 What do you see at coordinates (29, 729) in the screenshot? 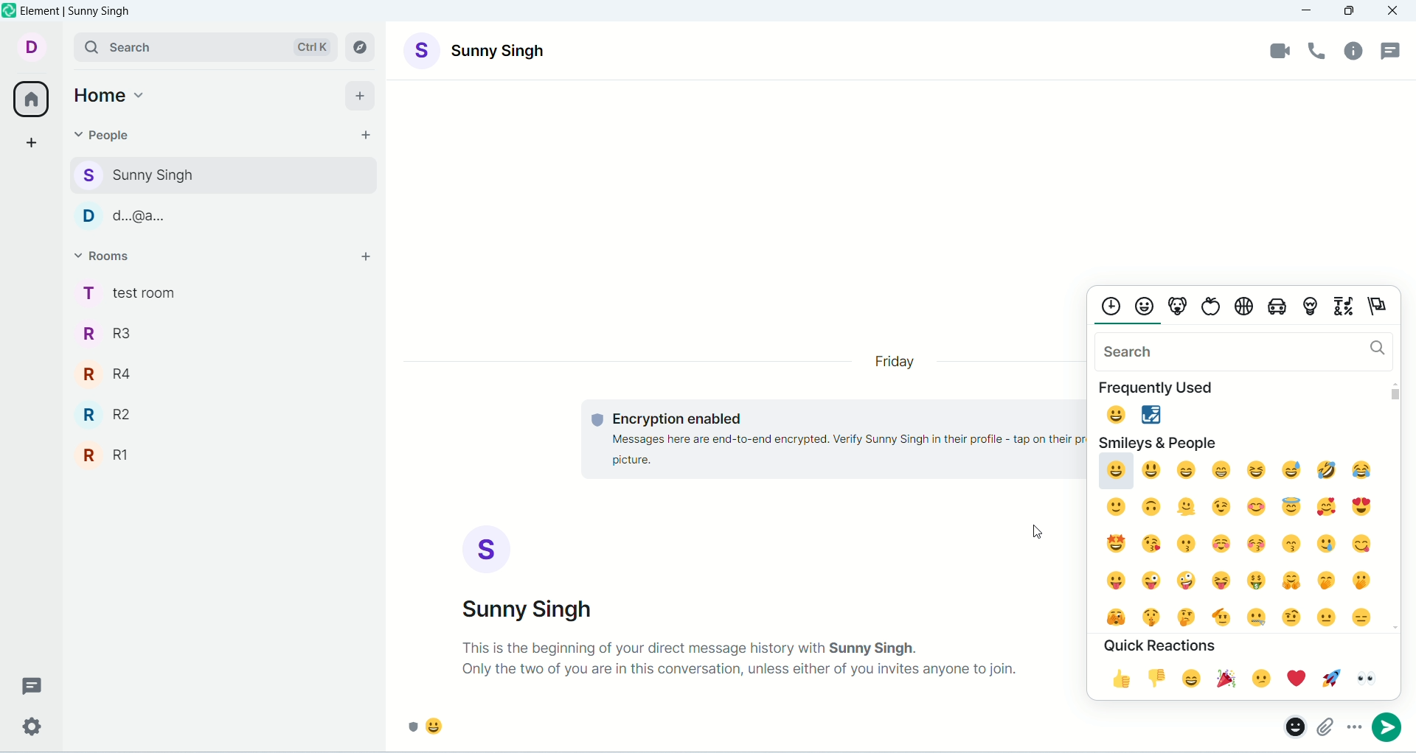
I see `settings` at bounding box center [29, 729].